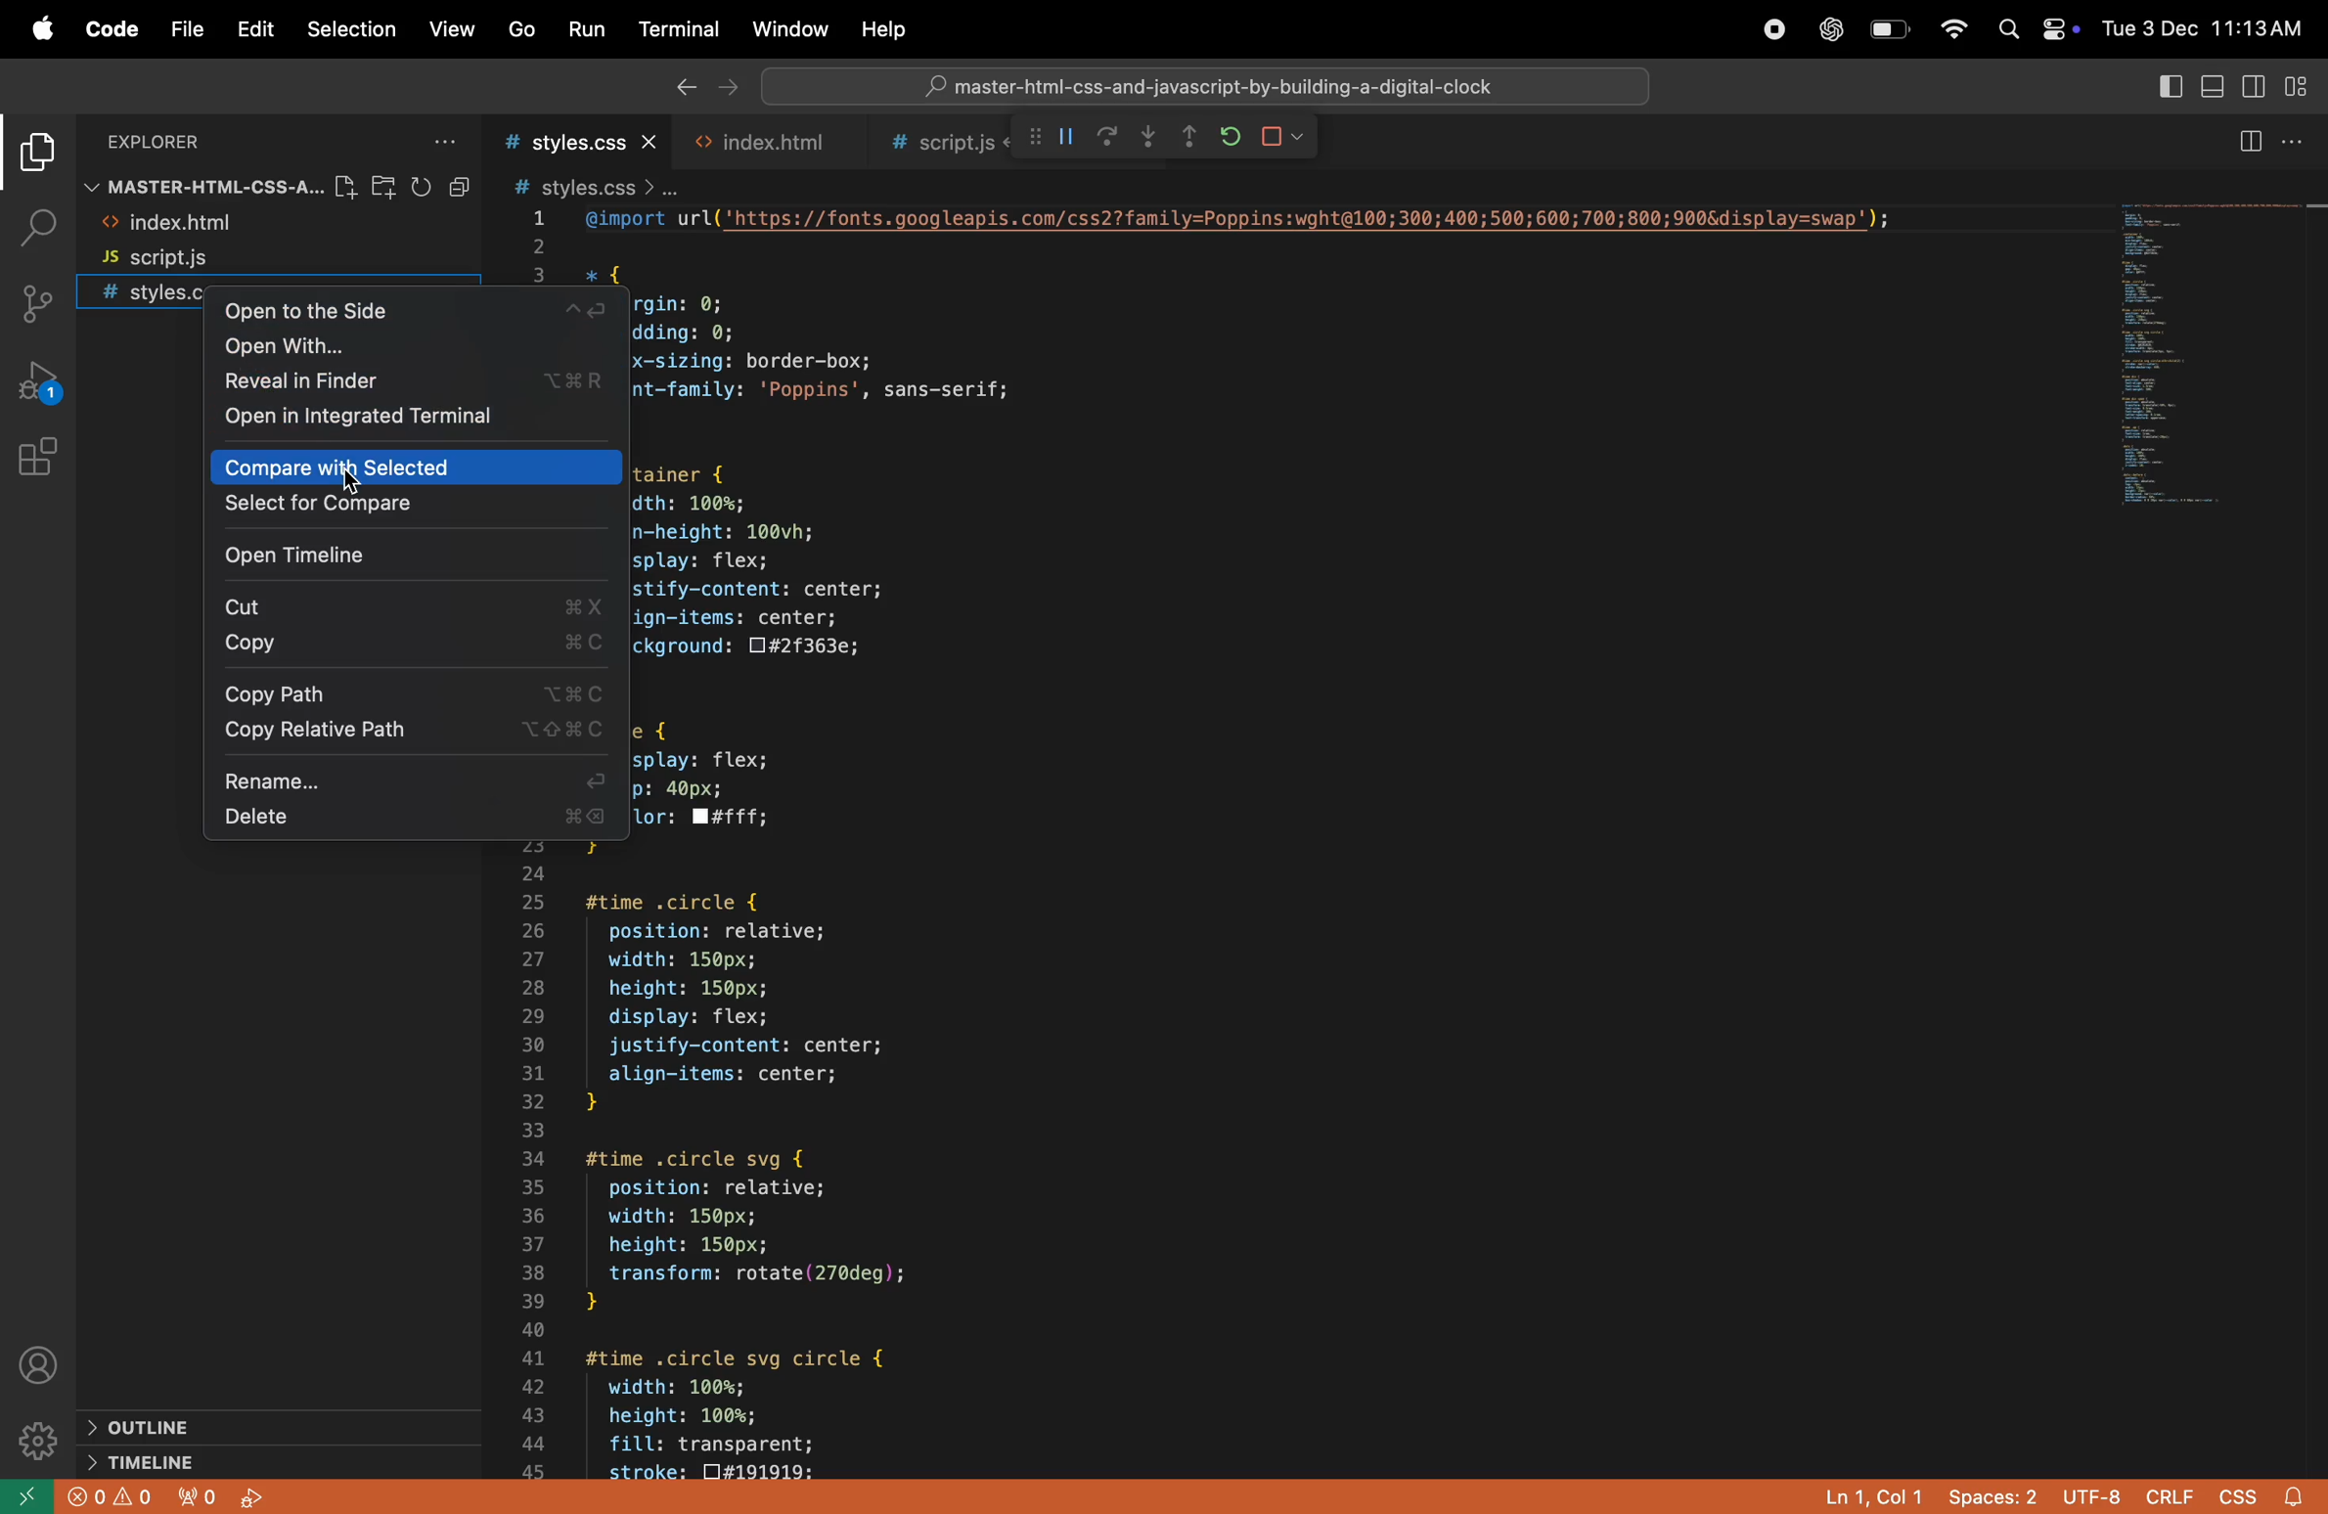 This screenshot has height=1514, width=2328. Describe the element at coordinates (524, 28) in the screenshot. I see `go` at that location.